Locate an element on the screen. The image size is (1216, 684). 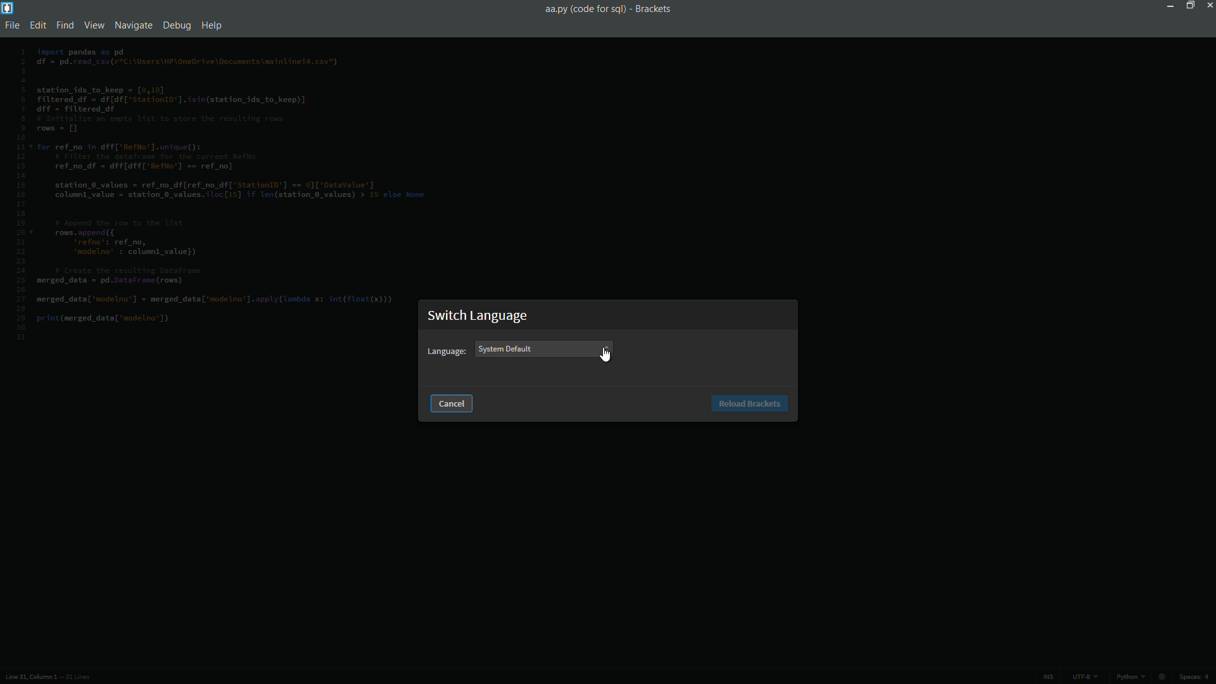
line numbers is located at coordinates (20, 194).